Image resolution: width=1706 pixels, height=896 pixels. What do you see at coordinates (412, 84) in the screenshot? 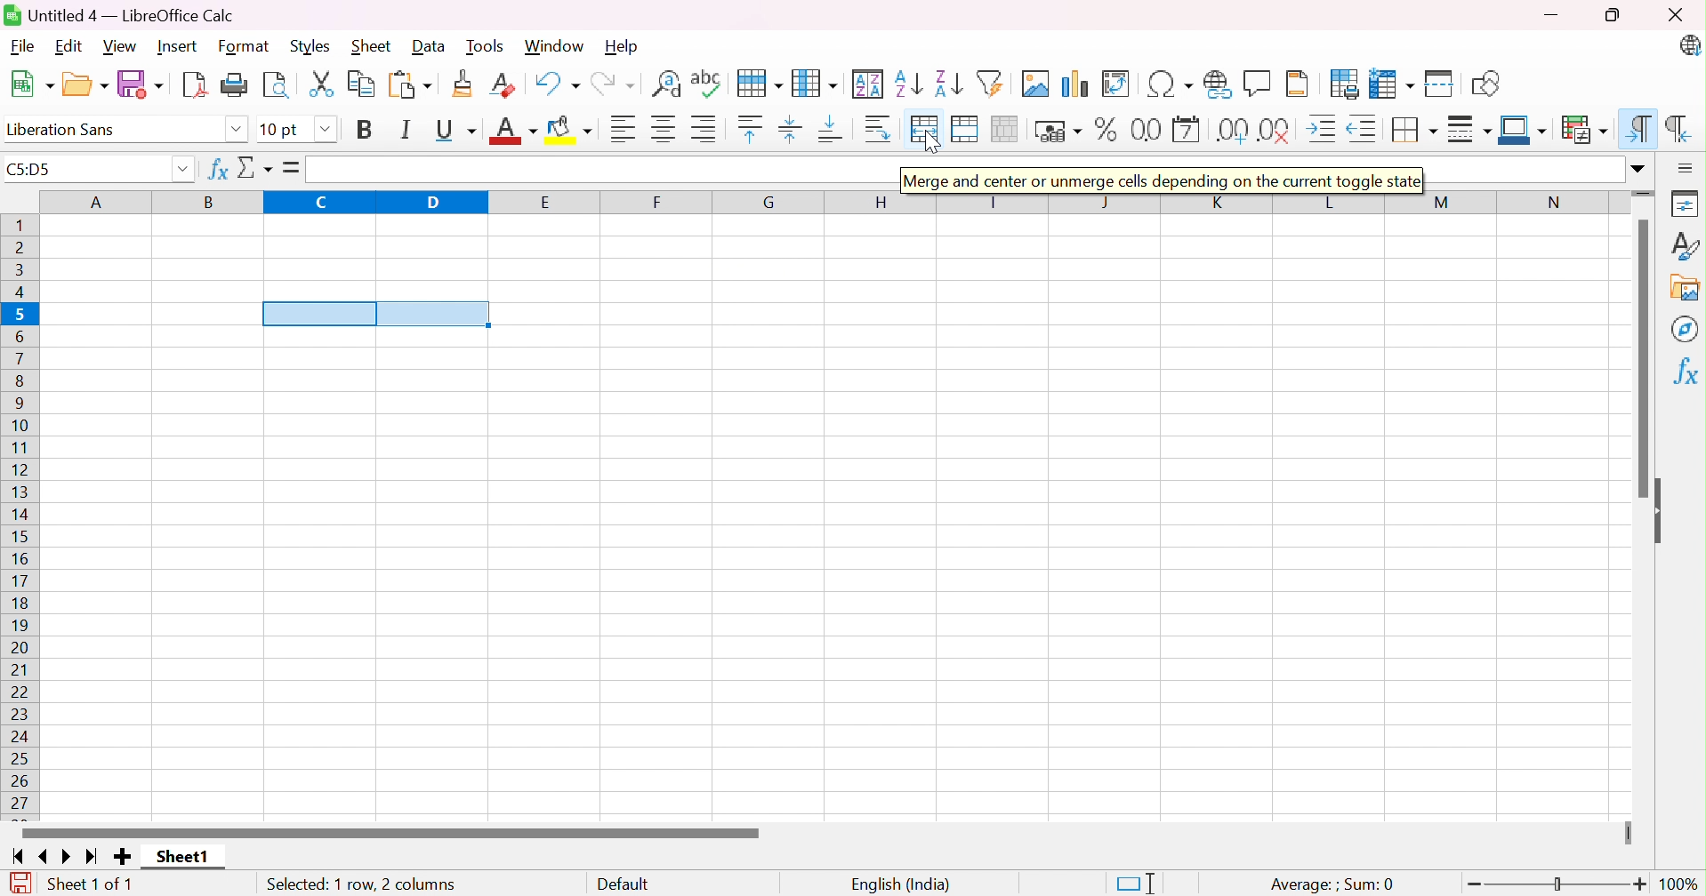
I see `Paste` at bounding box center [412, 84].